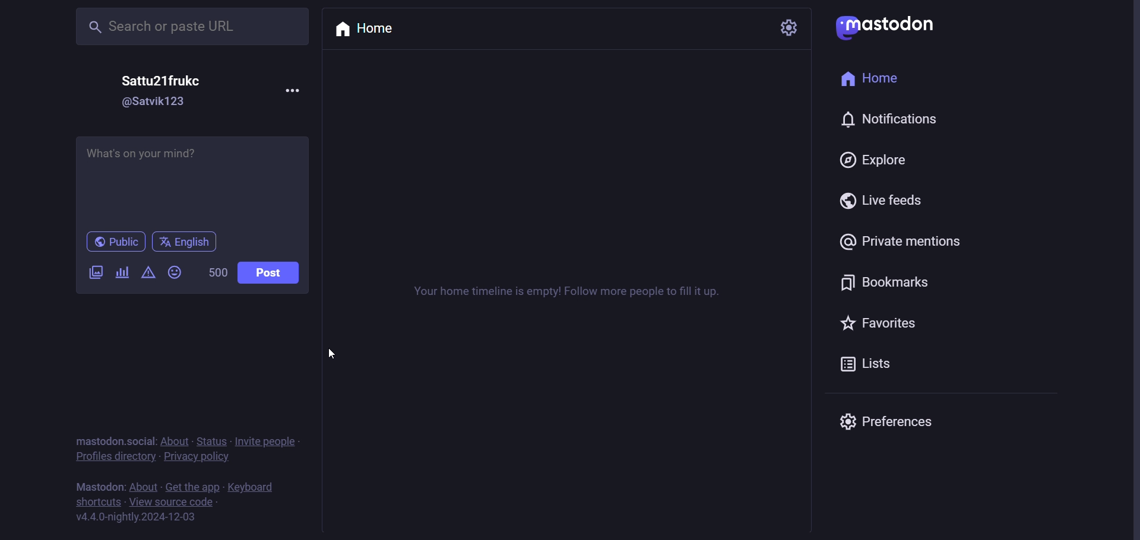  What do you see at coordinates (877, 201) in the screenshot?
I see `live feeds` at bounding box center [877, 201].